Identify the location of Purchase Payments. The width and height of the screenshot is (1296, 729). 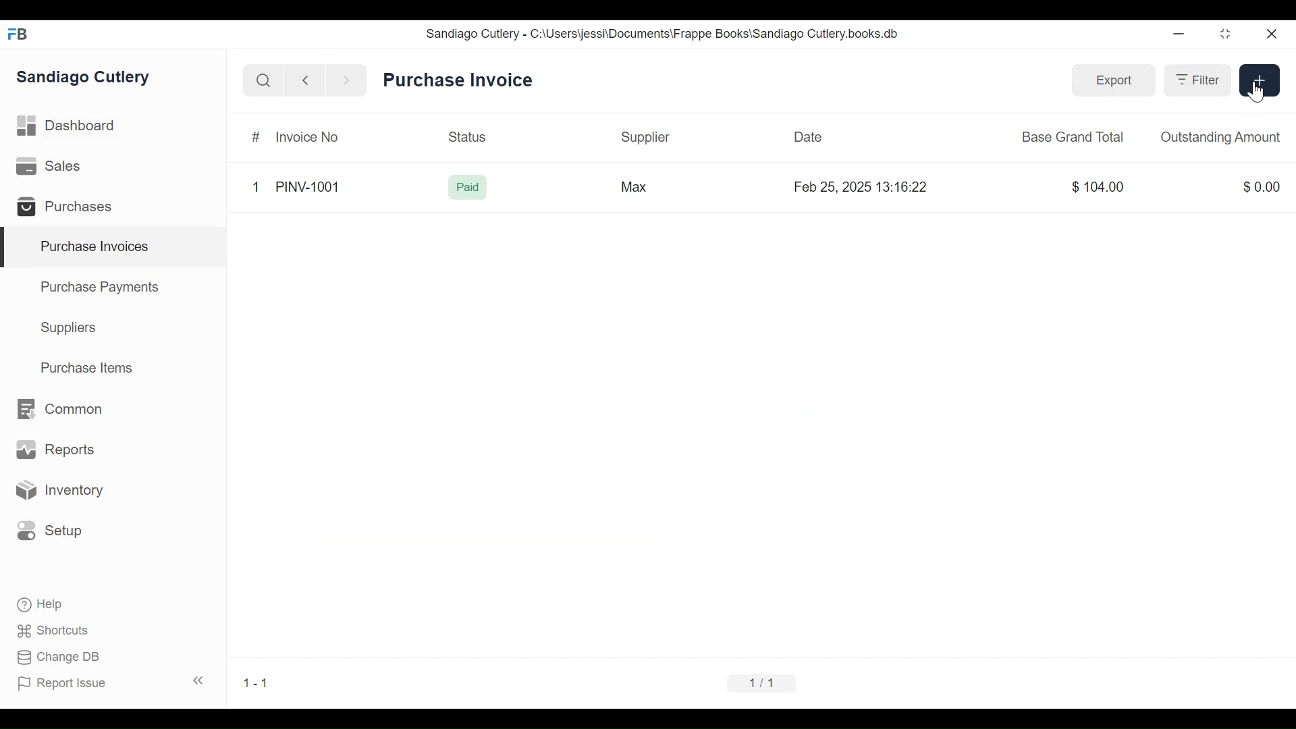
(102, 289).